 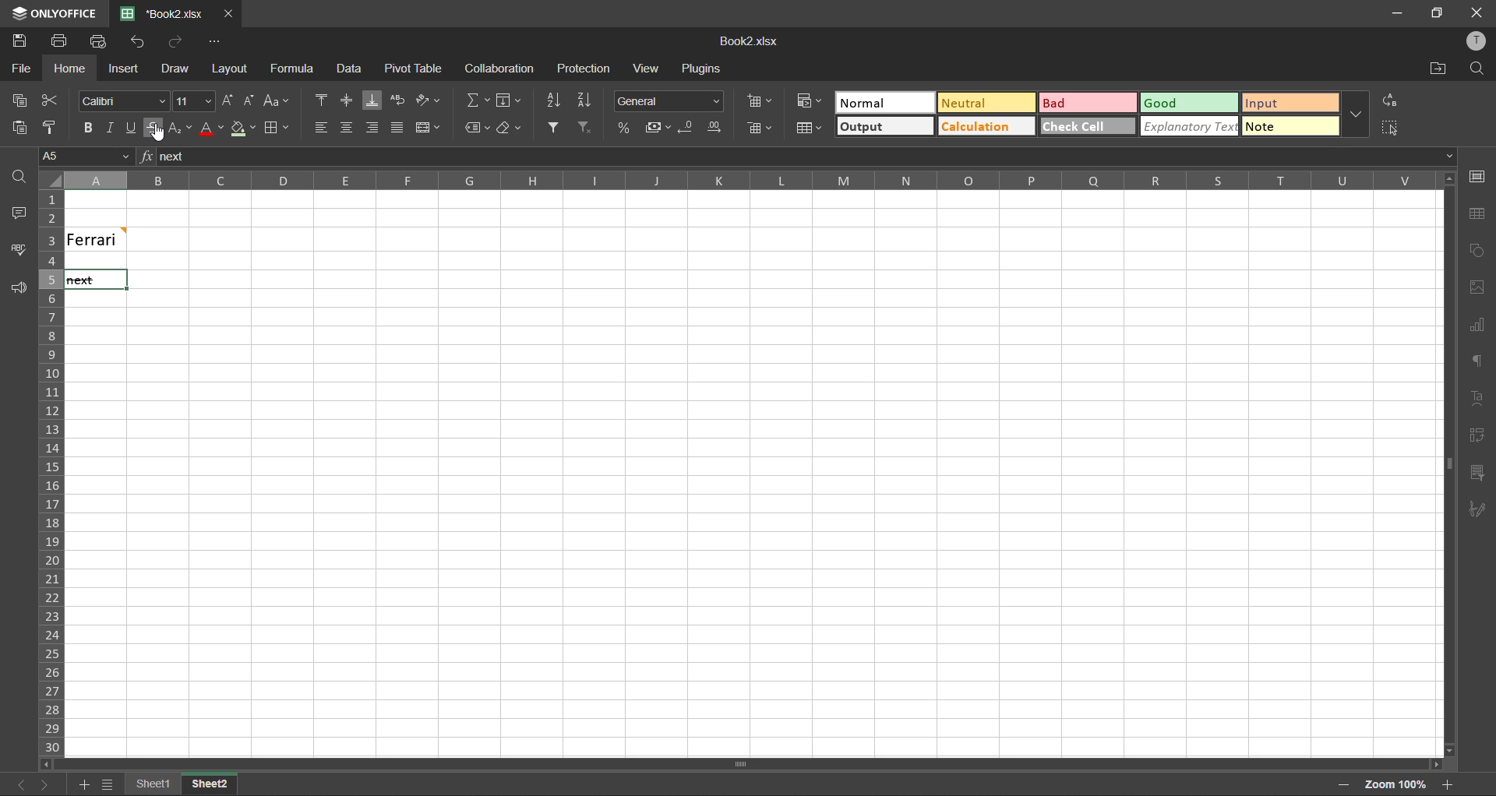 I want to click on cell address, so click(x=88, y=156).